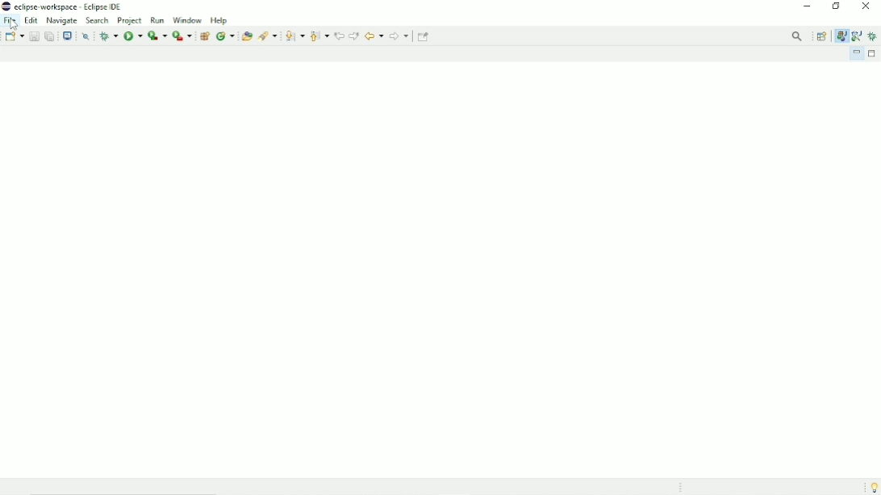 This screenshot has height=495, width=881. What do you see at coordinates (97, 21) in the screenshot?
I see `Search` at bounding box center [97, 21].